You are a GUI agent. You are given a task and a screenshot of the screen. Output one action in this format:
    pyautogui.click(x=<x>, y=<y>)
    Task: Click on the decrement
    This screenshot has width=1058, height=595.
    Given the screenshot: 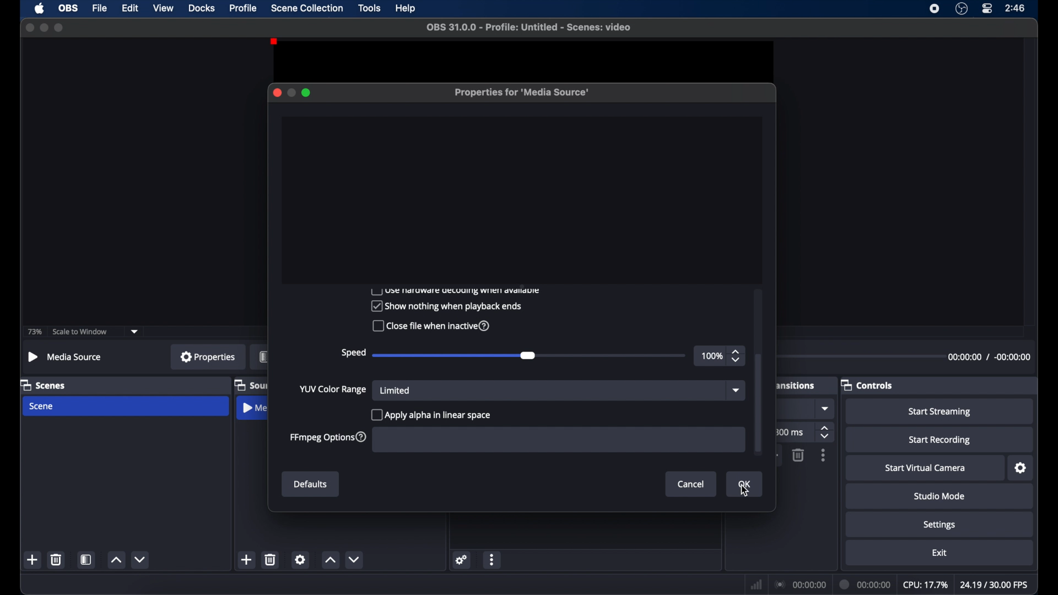 What is the action you would take?
    pyautogui.click(x=141, y=559)
    